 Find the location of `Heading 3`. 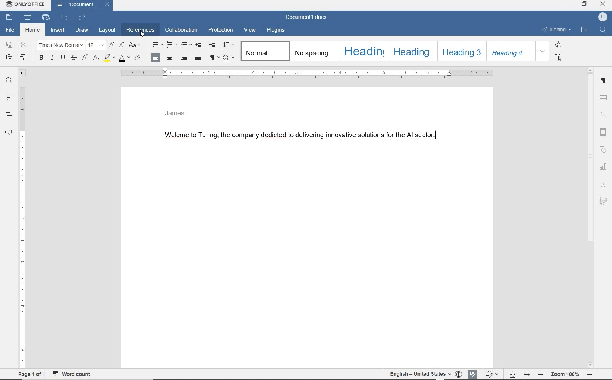

Heading 3 is located at coordinates (461, 51).